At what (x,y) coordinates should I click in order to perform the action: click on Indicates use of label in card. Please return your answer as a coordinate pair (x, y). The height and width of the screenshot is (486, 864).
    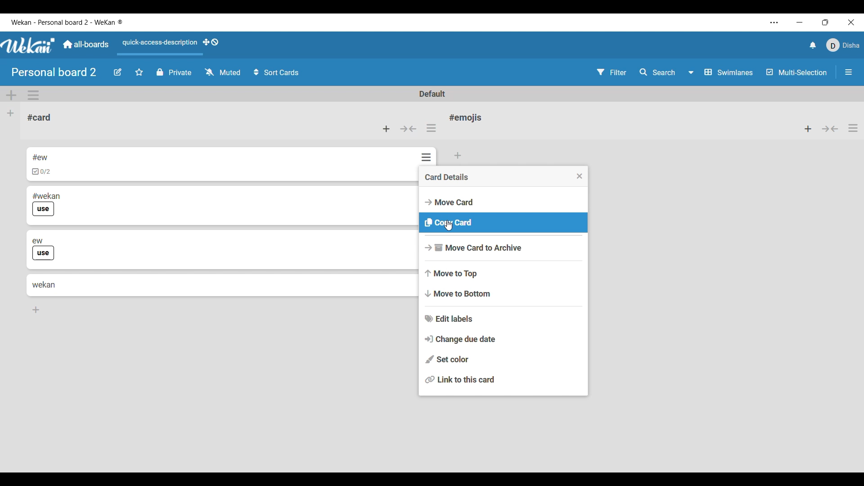
    Looking at the image, I should click on (44, 253).